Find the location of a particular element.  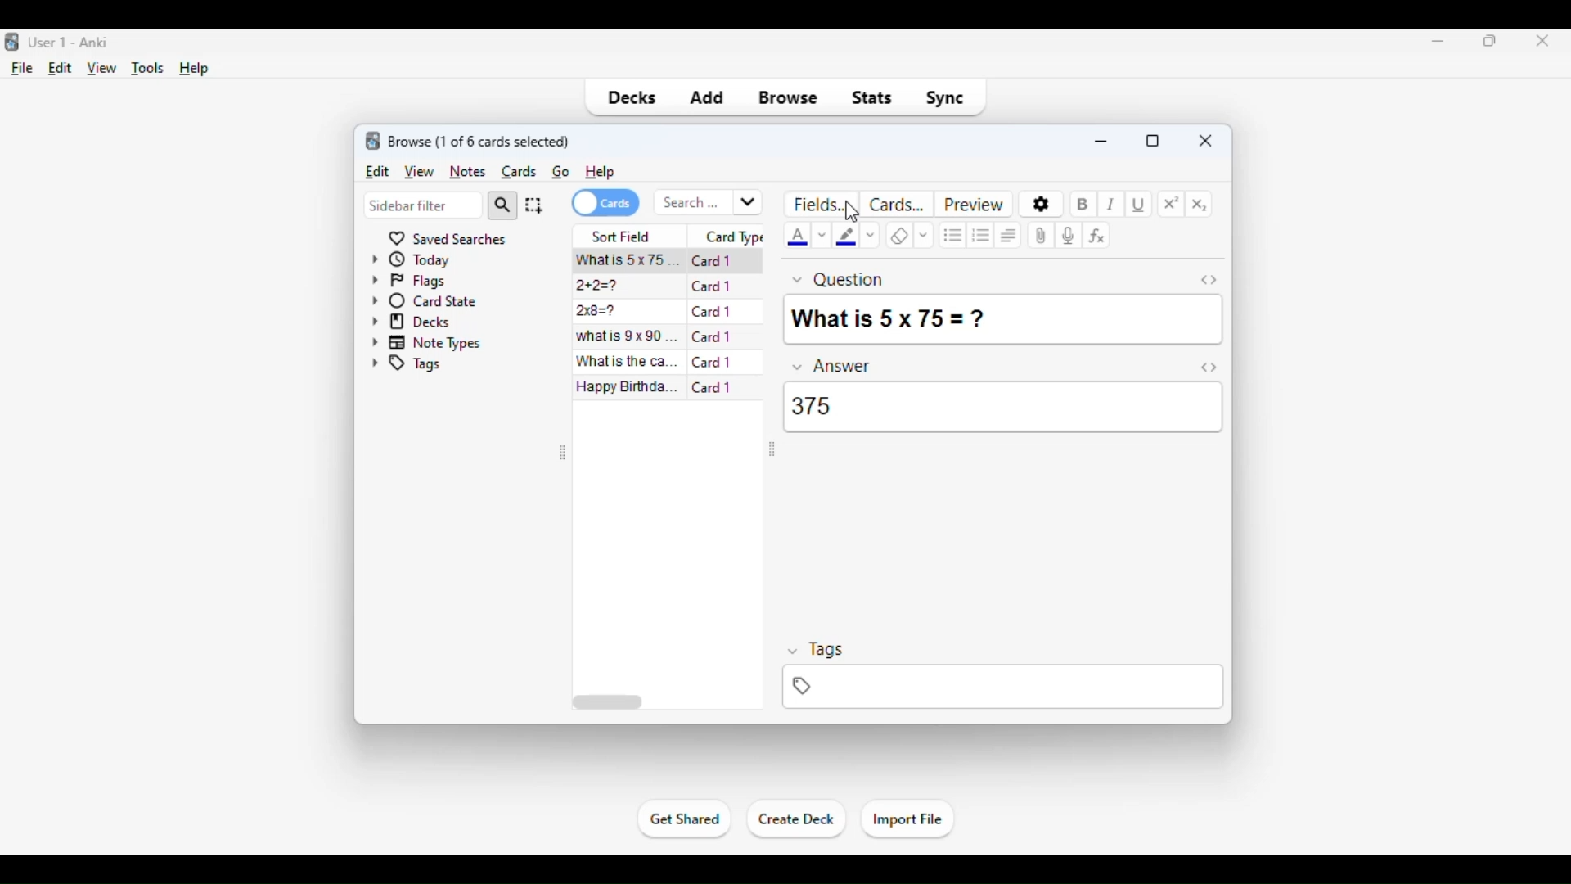

sync is located at coordinates (944, 98).